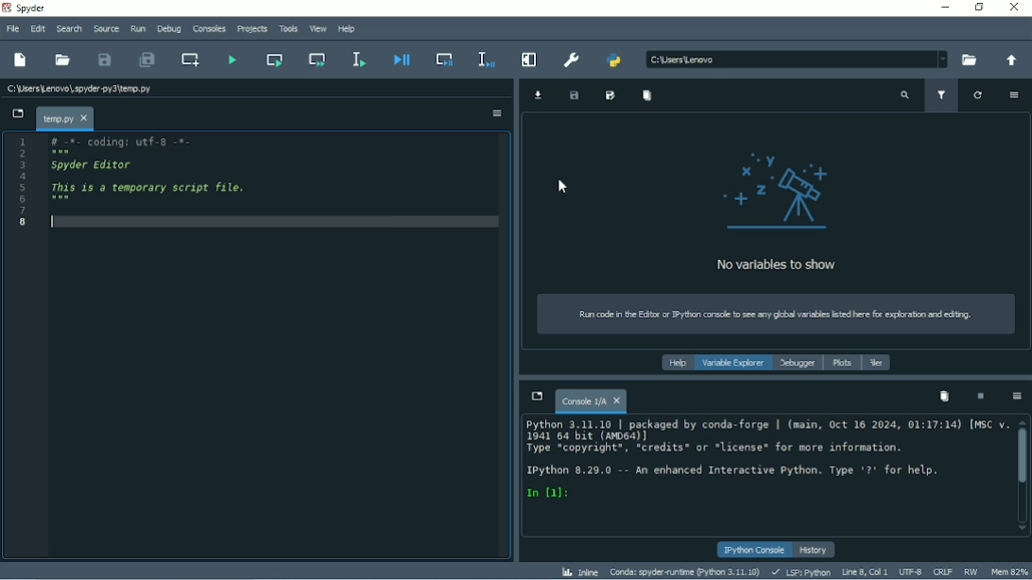 The height and width of the screenshot is (580, 1032). I want to click on File name, so click(63, 118).